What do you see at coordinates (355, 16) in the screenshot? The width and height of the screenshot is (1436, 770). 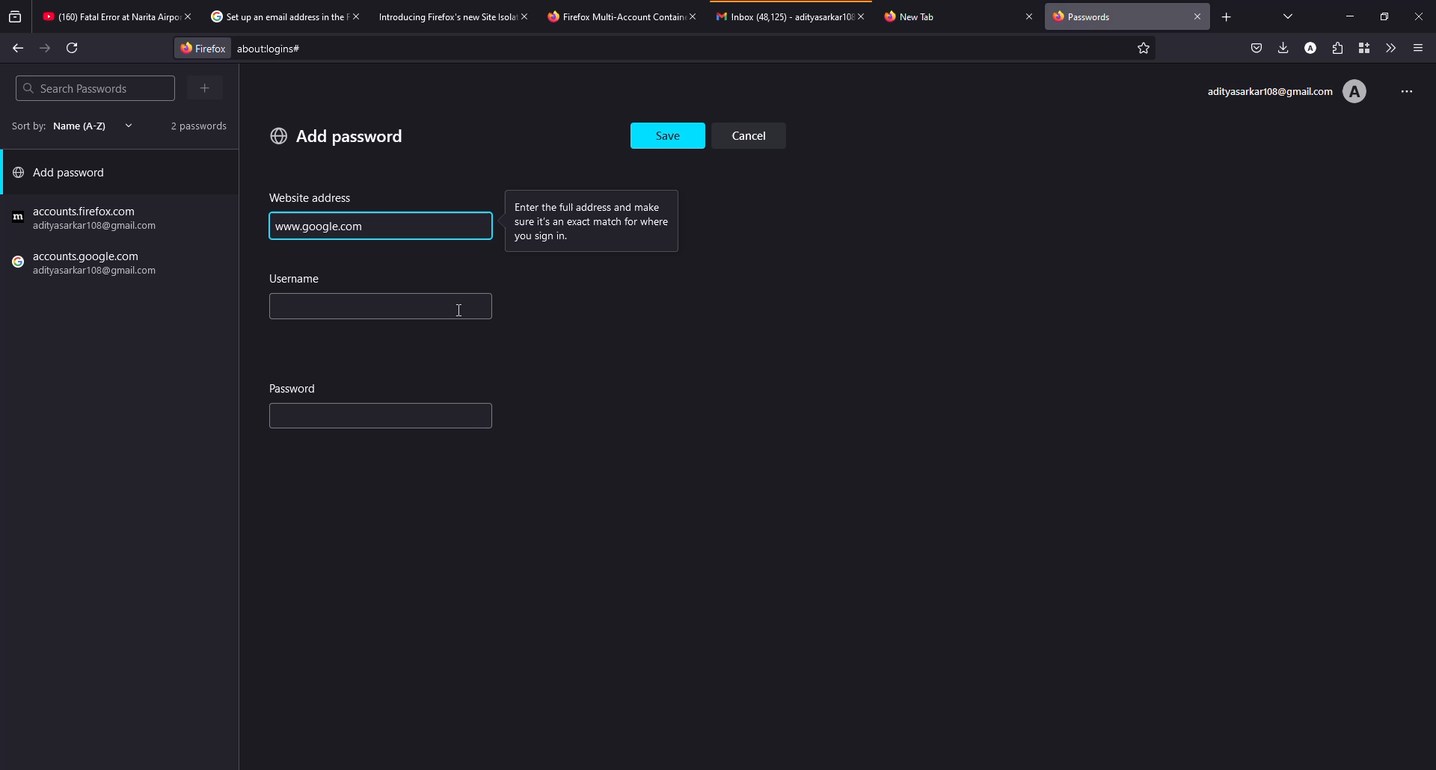 I see `close` at bounding box center [355, 16].